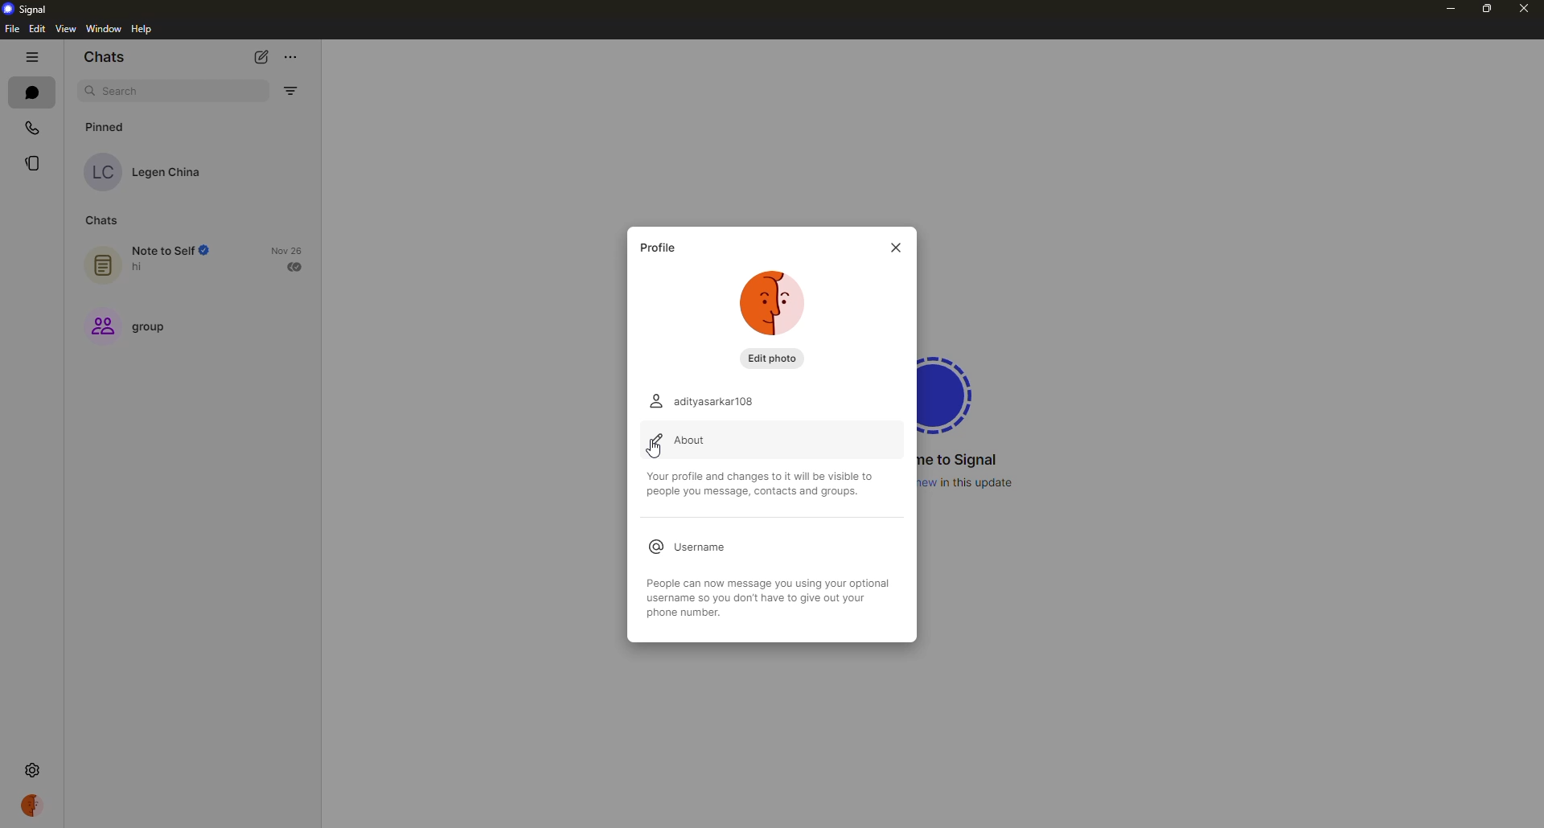 This screenshot has height=828, width=1544. What do you see at coordinates (265, 55) in the screenshot?
I see `new chat` at bounding box center [265, 55].